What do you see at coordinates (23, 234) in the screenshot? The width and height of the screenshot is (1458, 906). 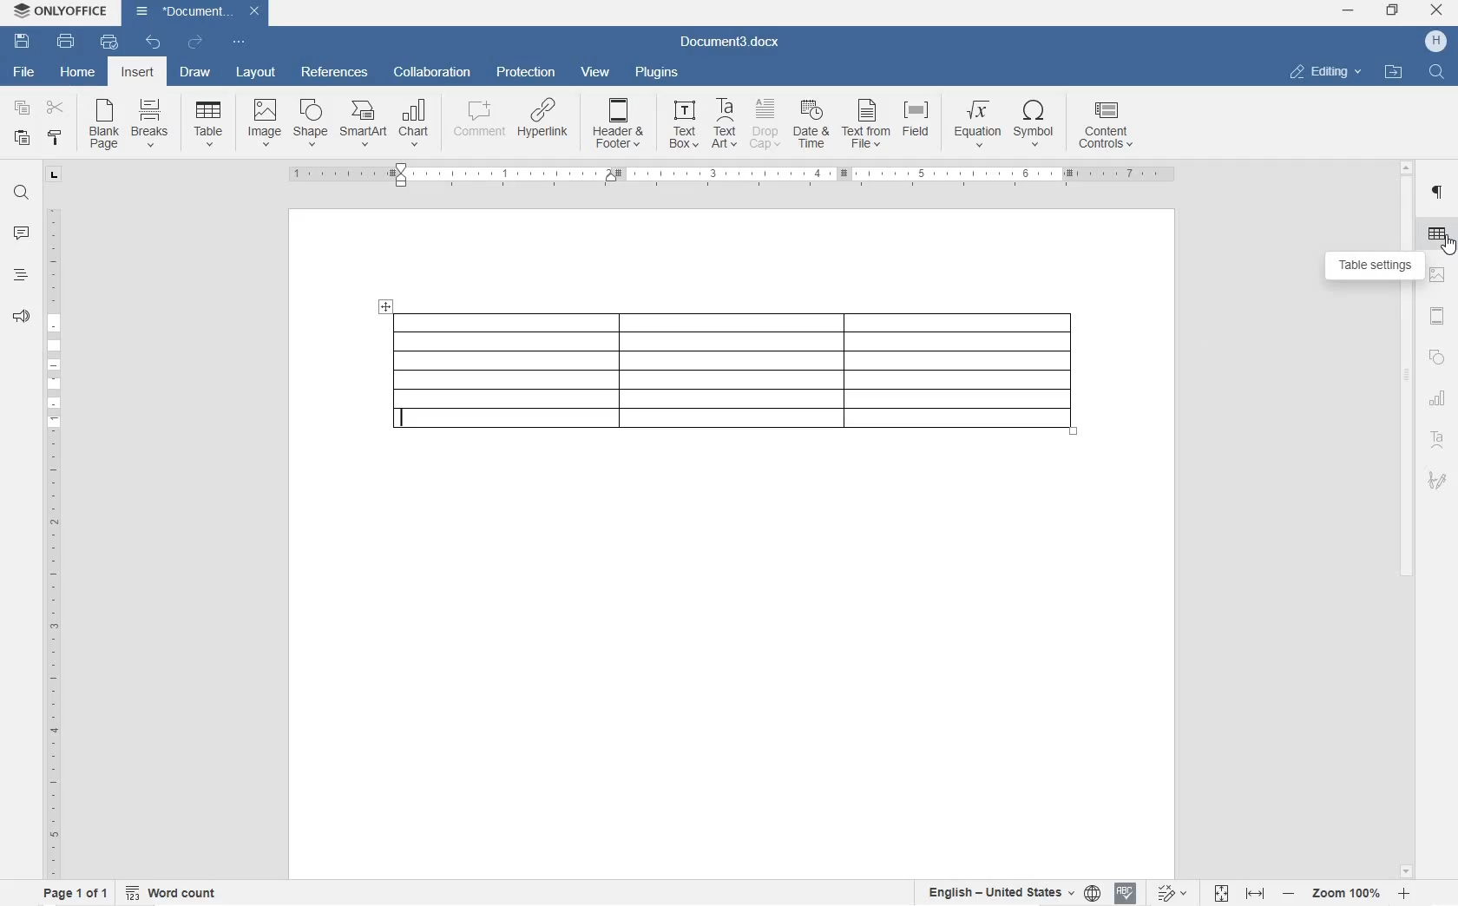 I see `COMMENTS` at bounding box center [23, 234].